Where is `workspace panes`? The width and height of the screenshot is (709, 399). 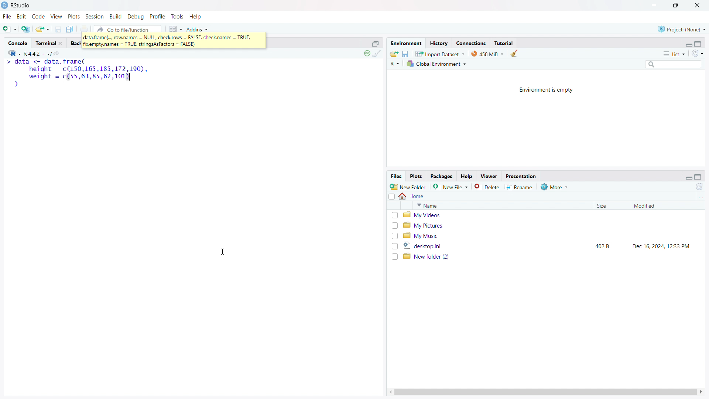
workspace panes is located at coordinates (175, 28).